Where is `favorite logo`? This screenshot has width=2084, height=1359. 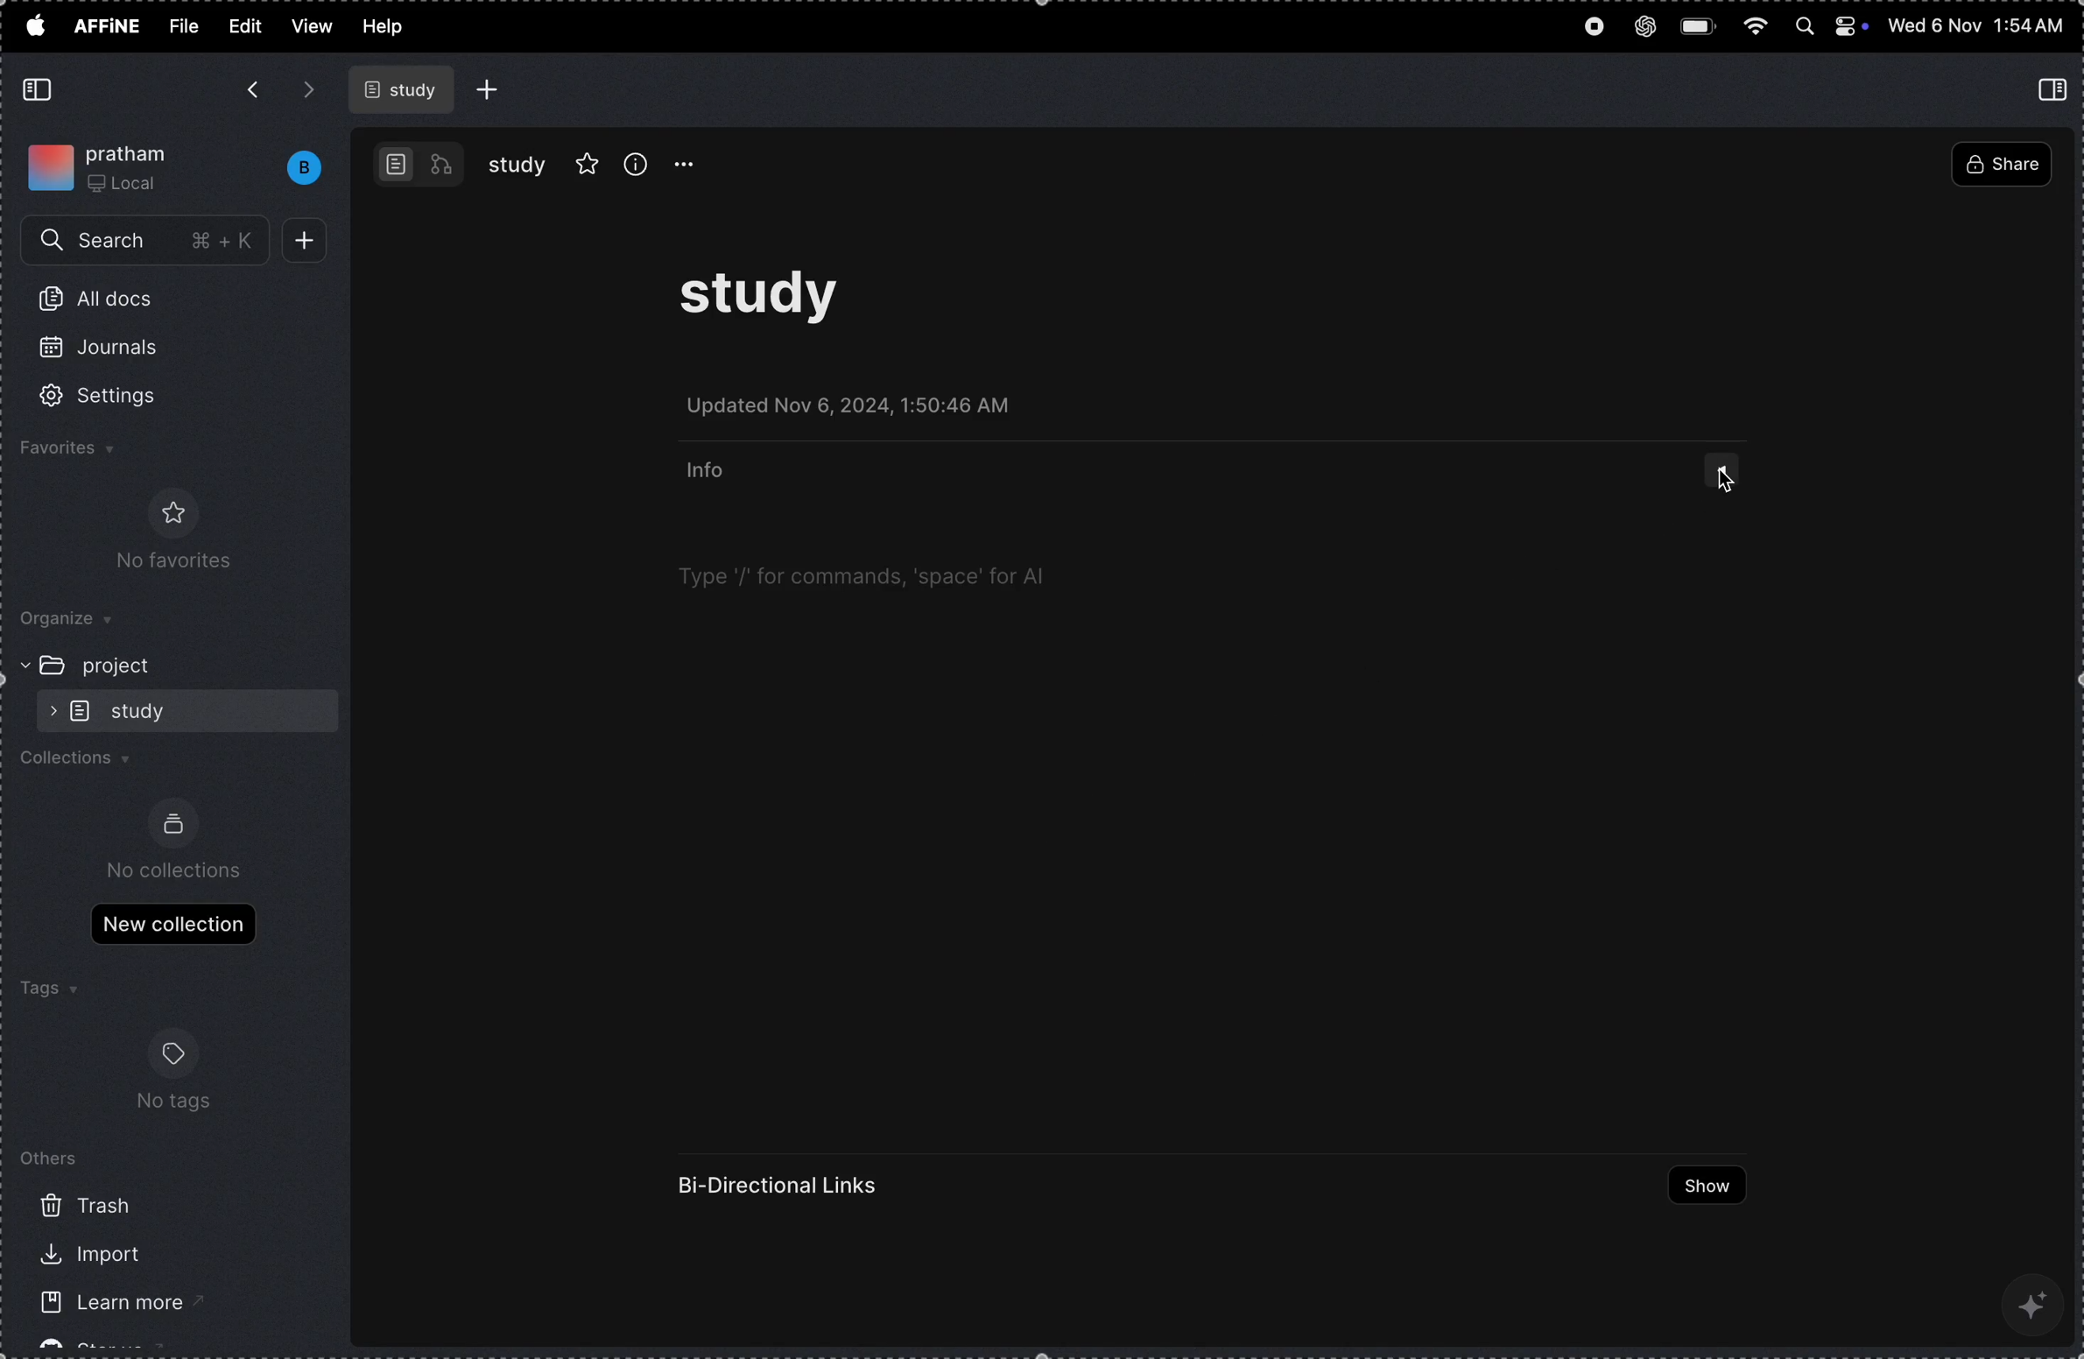 favorite logo is located at coordinates (169, 512).